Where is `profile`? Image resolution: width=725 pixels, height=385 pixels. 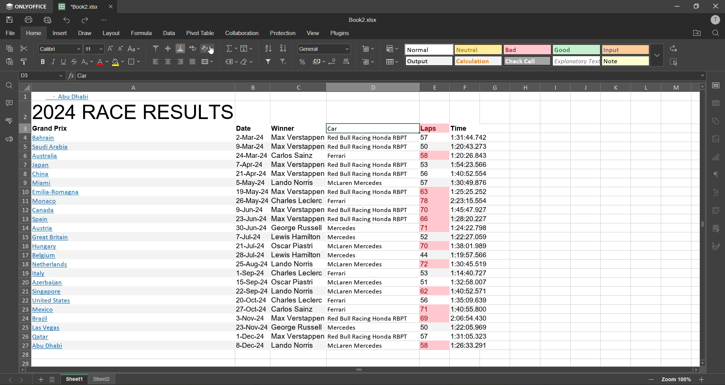
profile is located at coordinates (715, 21).